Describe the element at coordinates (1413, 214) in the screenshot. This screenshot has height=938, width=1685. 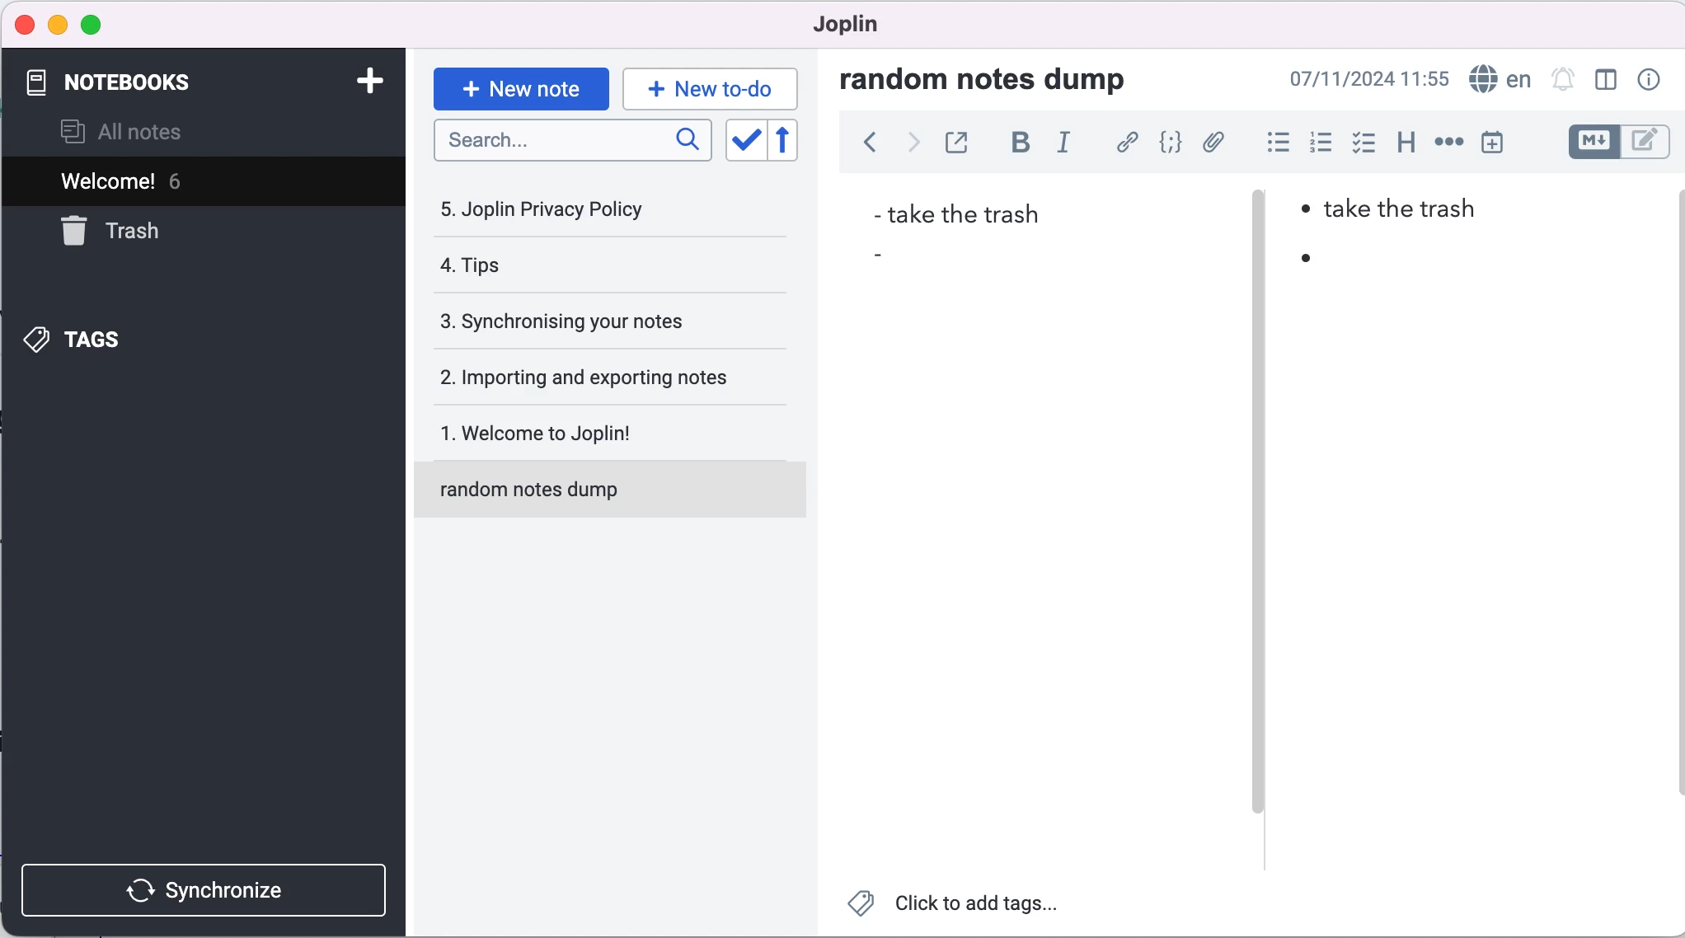
I see `take the trash` at that location.